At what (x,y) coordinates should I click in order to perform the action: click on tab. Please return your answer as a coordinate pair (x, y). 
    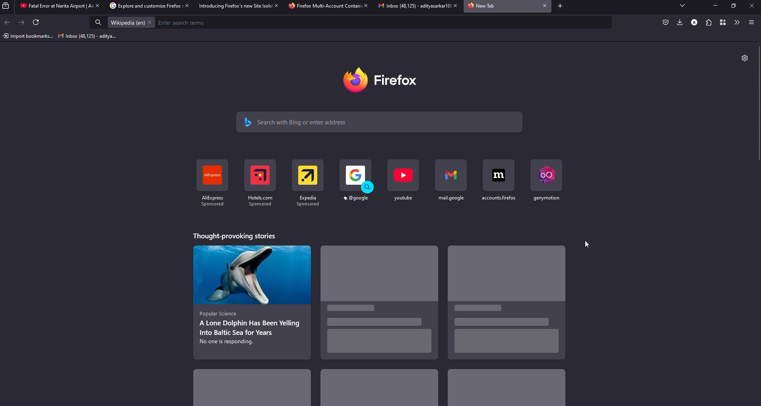
    Looking at the image, I should click on (141, 6).